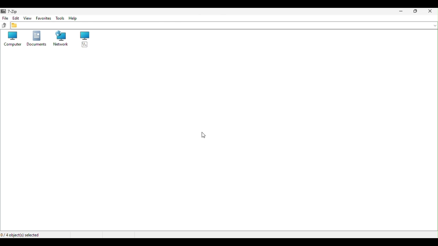 The height and width of the screenshot is (246, 438). Describe the element at coordinates (16, 18) in the screenshot. I see `edit` at that location.